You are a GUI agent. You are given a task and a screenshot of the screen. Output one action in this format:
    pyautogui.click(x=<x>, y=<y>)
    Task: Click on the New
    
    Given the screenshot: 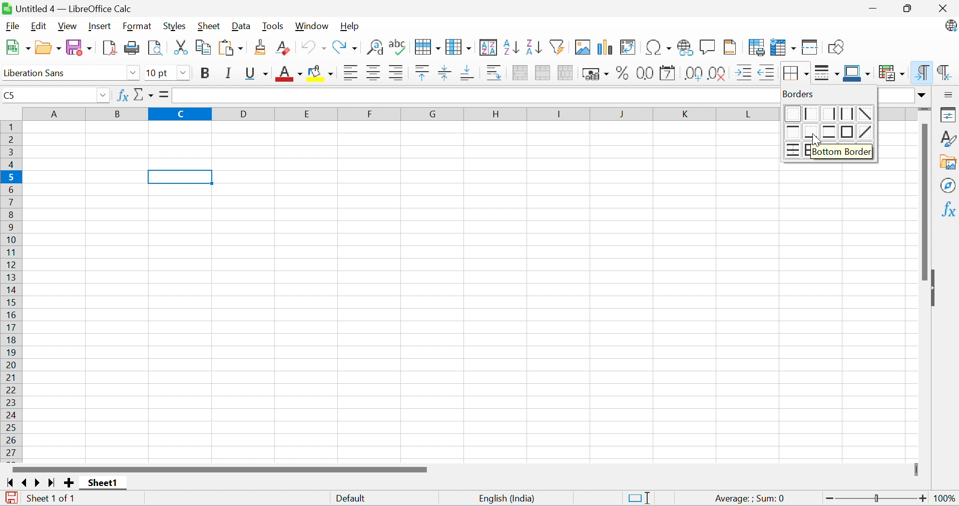 What is the action you would take?
    pyautogui.click(x=18, y=48)
    